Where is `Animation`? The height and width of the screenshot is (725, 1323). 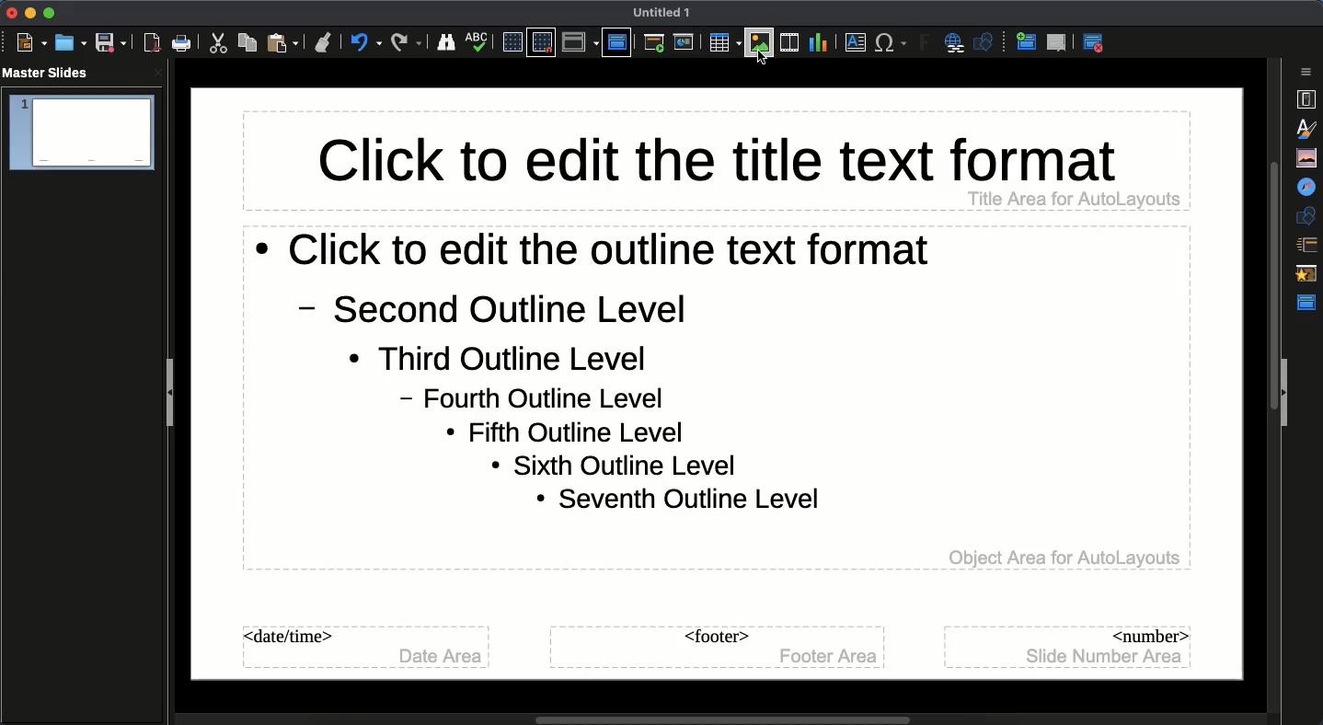
Animation is located at coordinates (1308, 275).